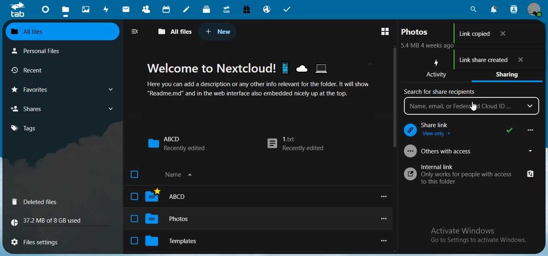 The height and width of the screenshot is (256, 548). Describe the element at coordinates (87, 10) in the screenshot. I see `photos` at that location.